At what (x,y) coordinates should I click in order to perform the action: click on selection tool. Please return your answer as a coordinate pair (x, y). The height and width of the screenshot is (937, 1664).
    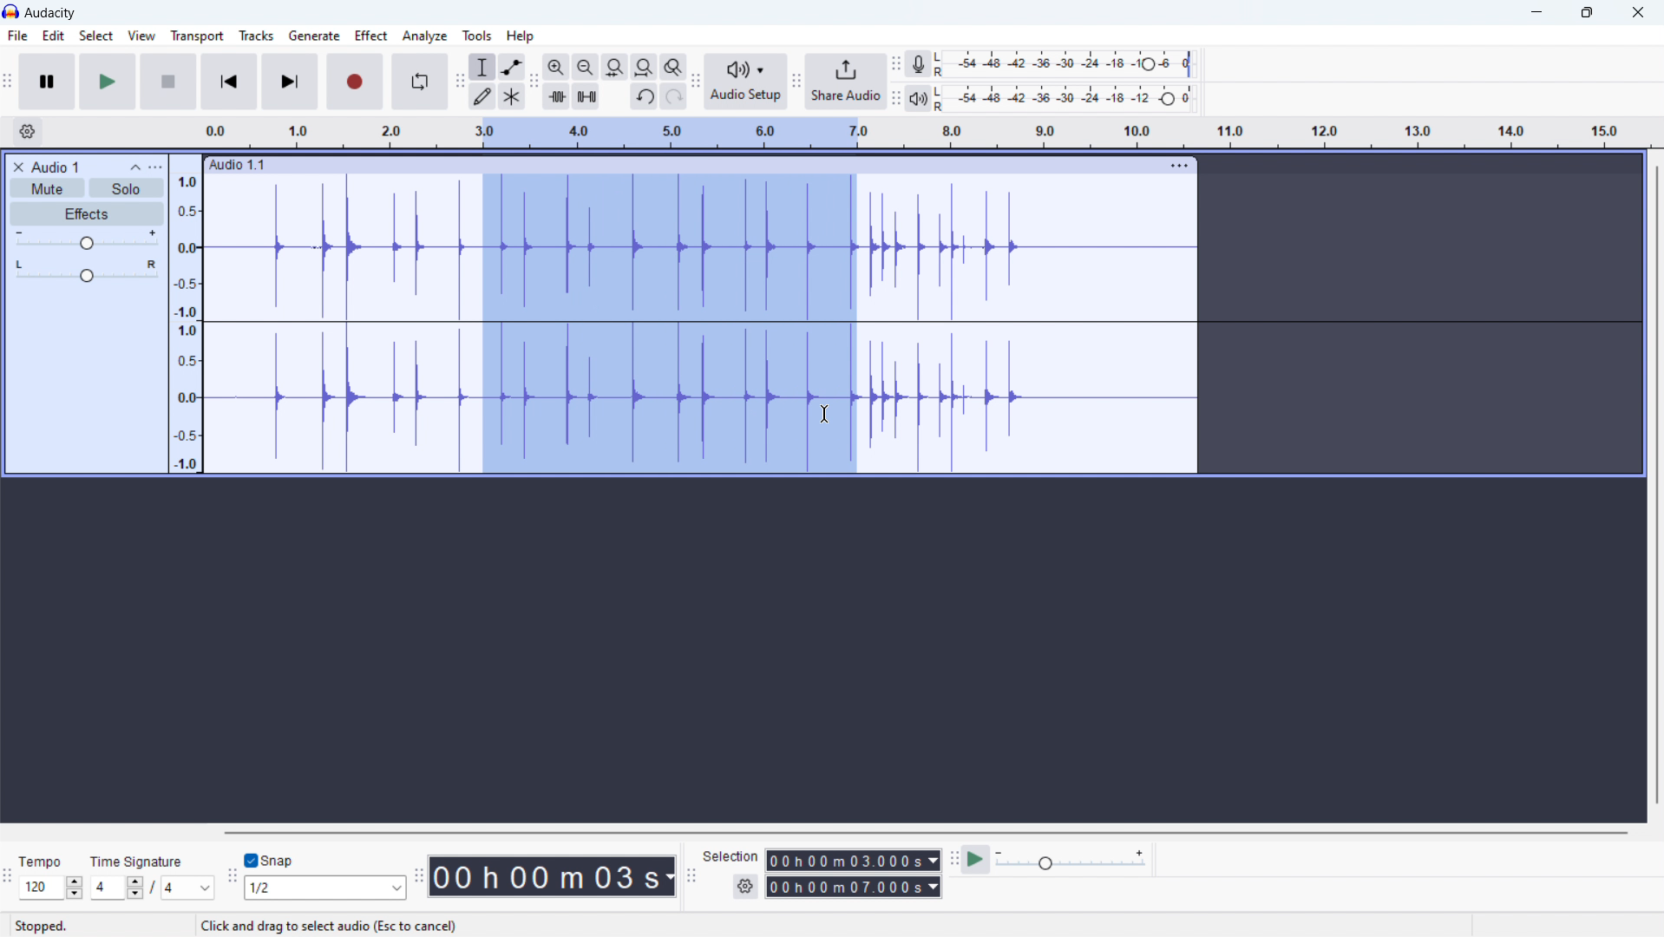
    Looking at the image, I should click on (482, 67).